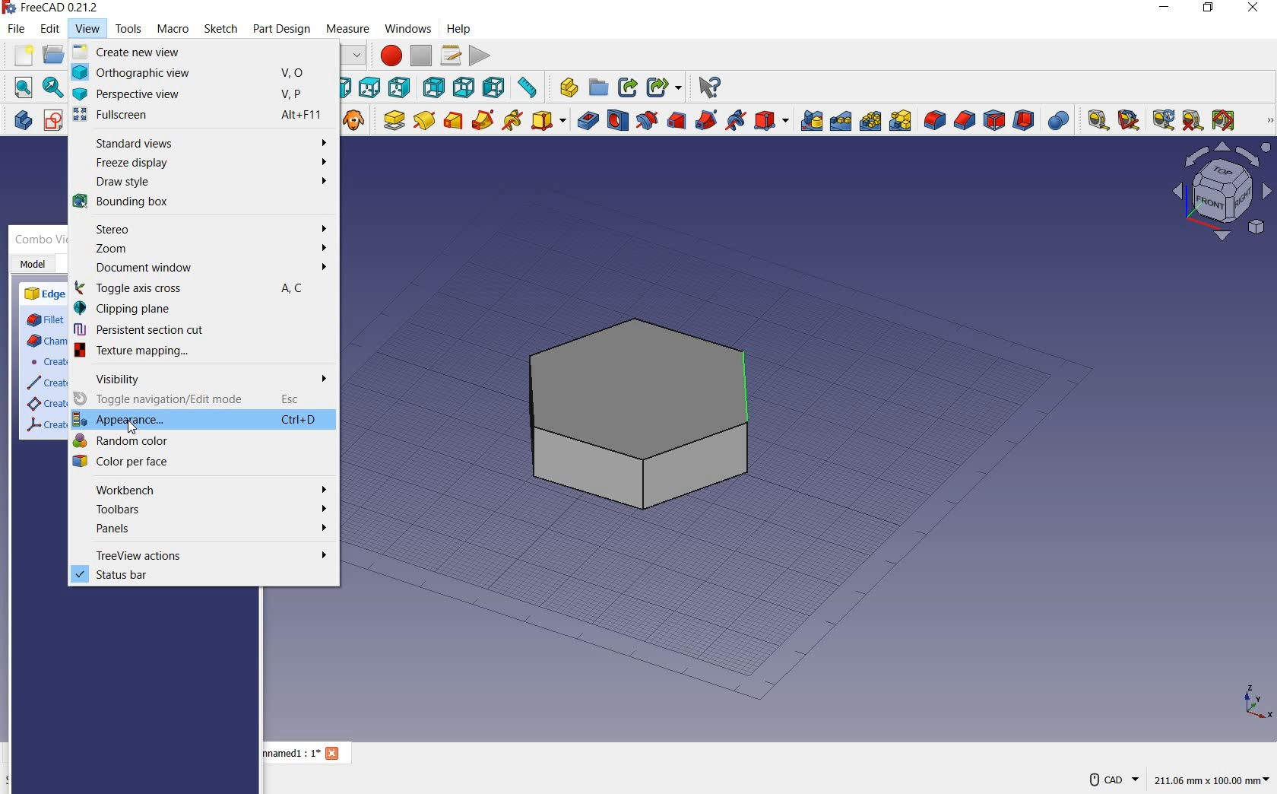 Image resolution: width=1277 pixels, height=794 pixels. Describe the element at coordinates (342, 88) in the screenshot. I see `front` at that location.